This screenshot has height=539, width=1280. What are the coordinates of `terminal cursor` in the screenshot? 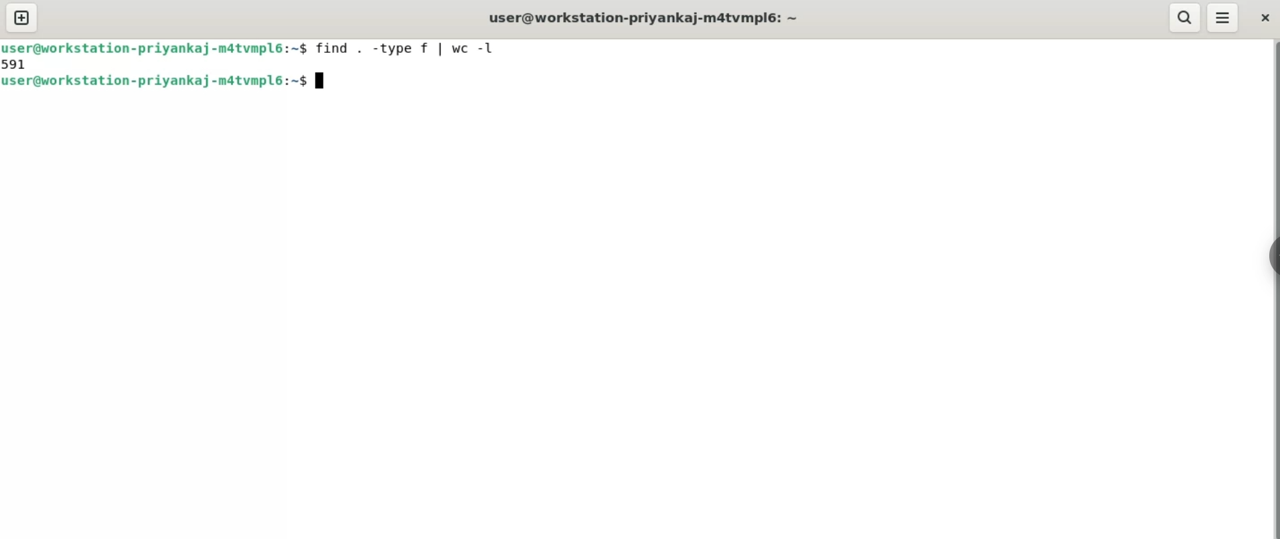 It's located at (319, 81).